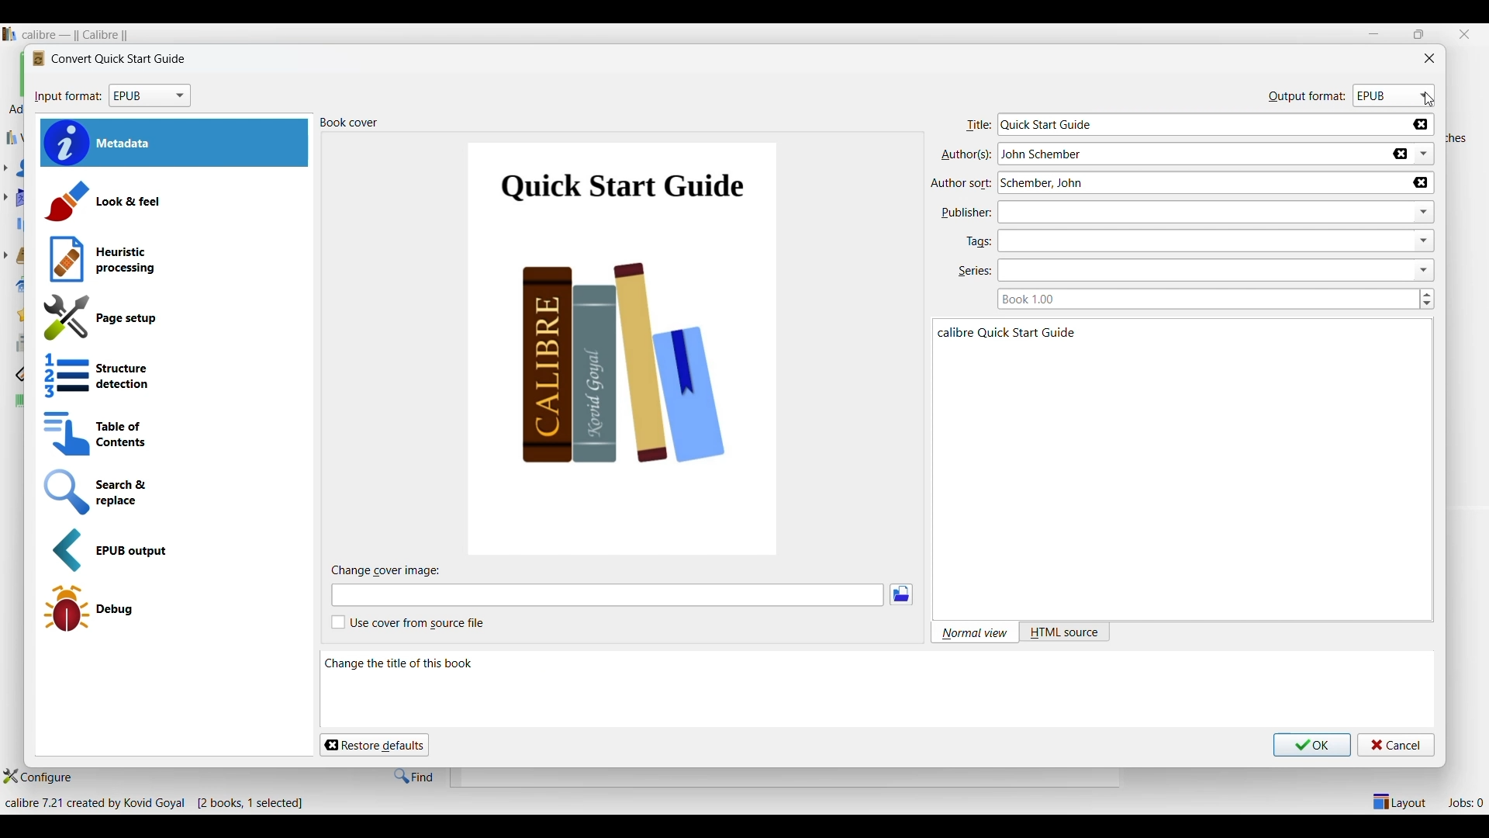 Image resolution: width=1489 pixels, height=838 pixels. I want to click on Toggle for cover from source file, so click(408, 622).